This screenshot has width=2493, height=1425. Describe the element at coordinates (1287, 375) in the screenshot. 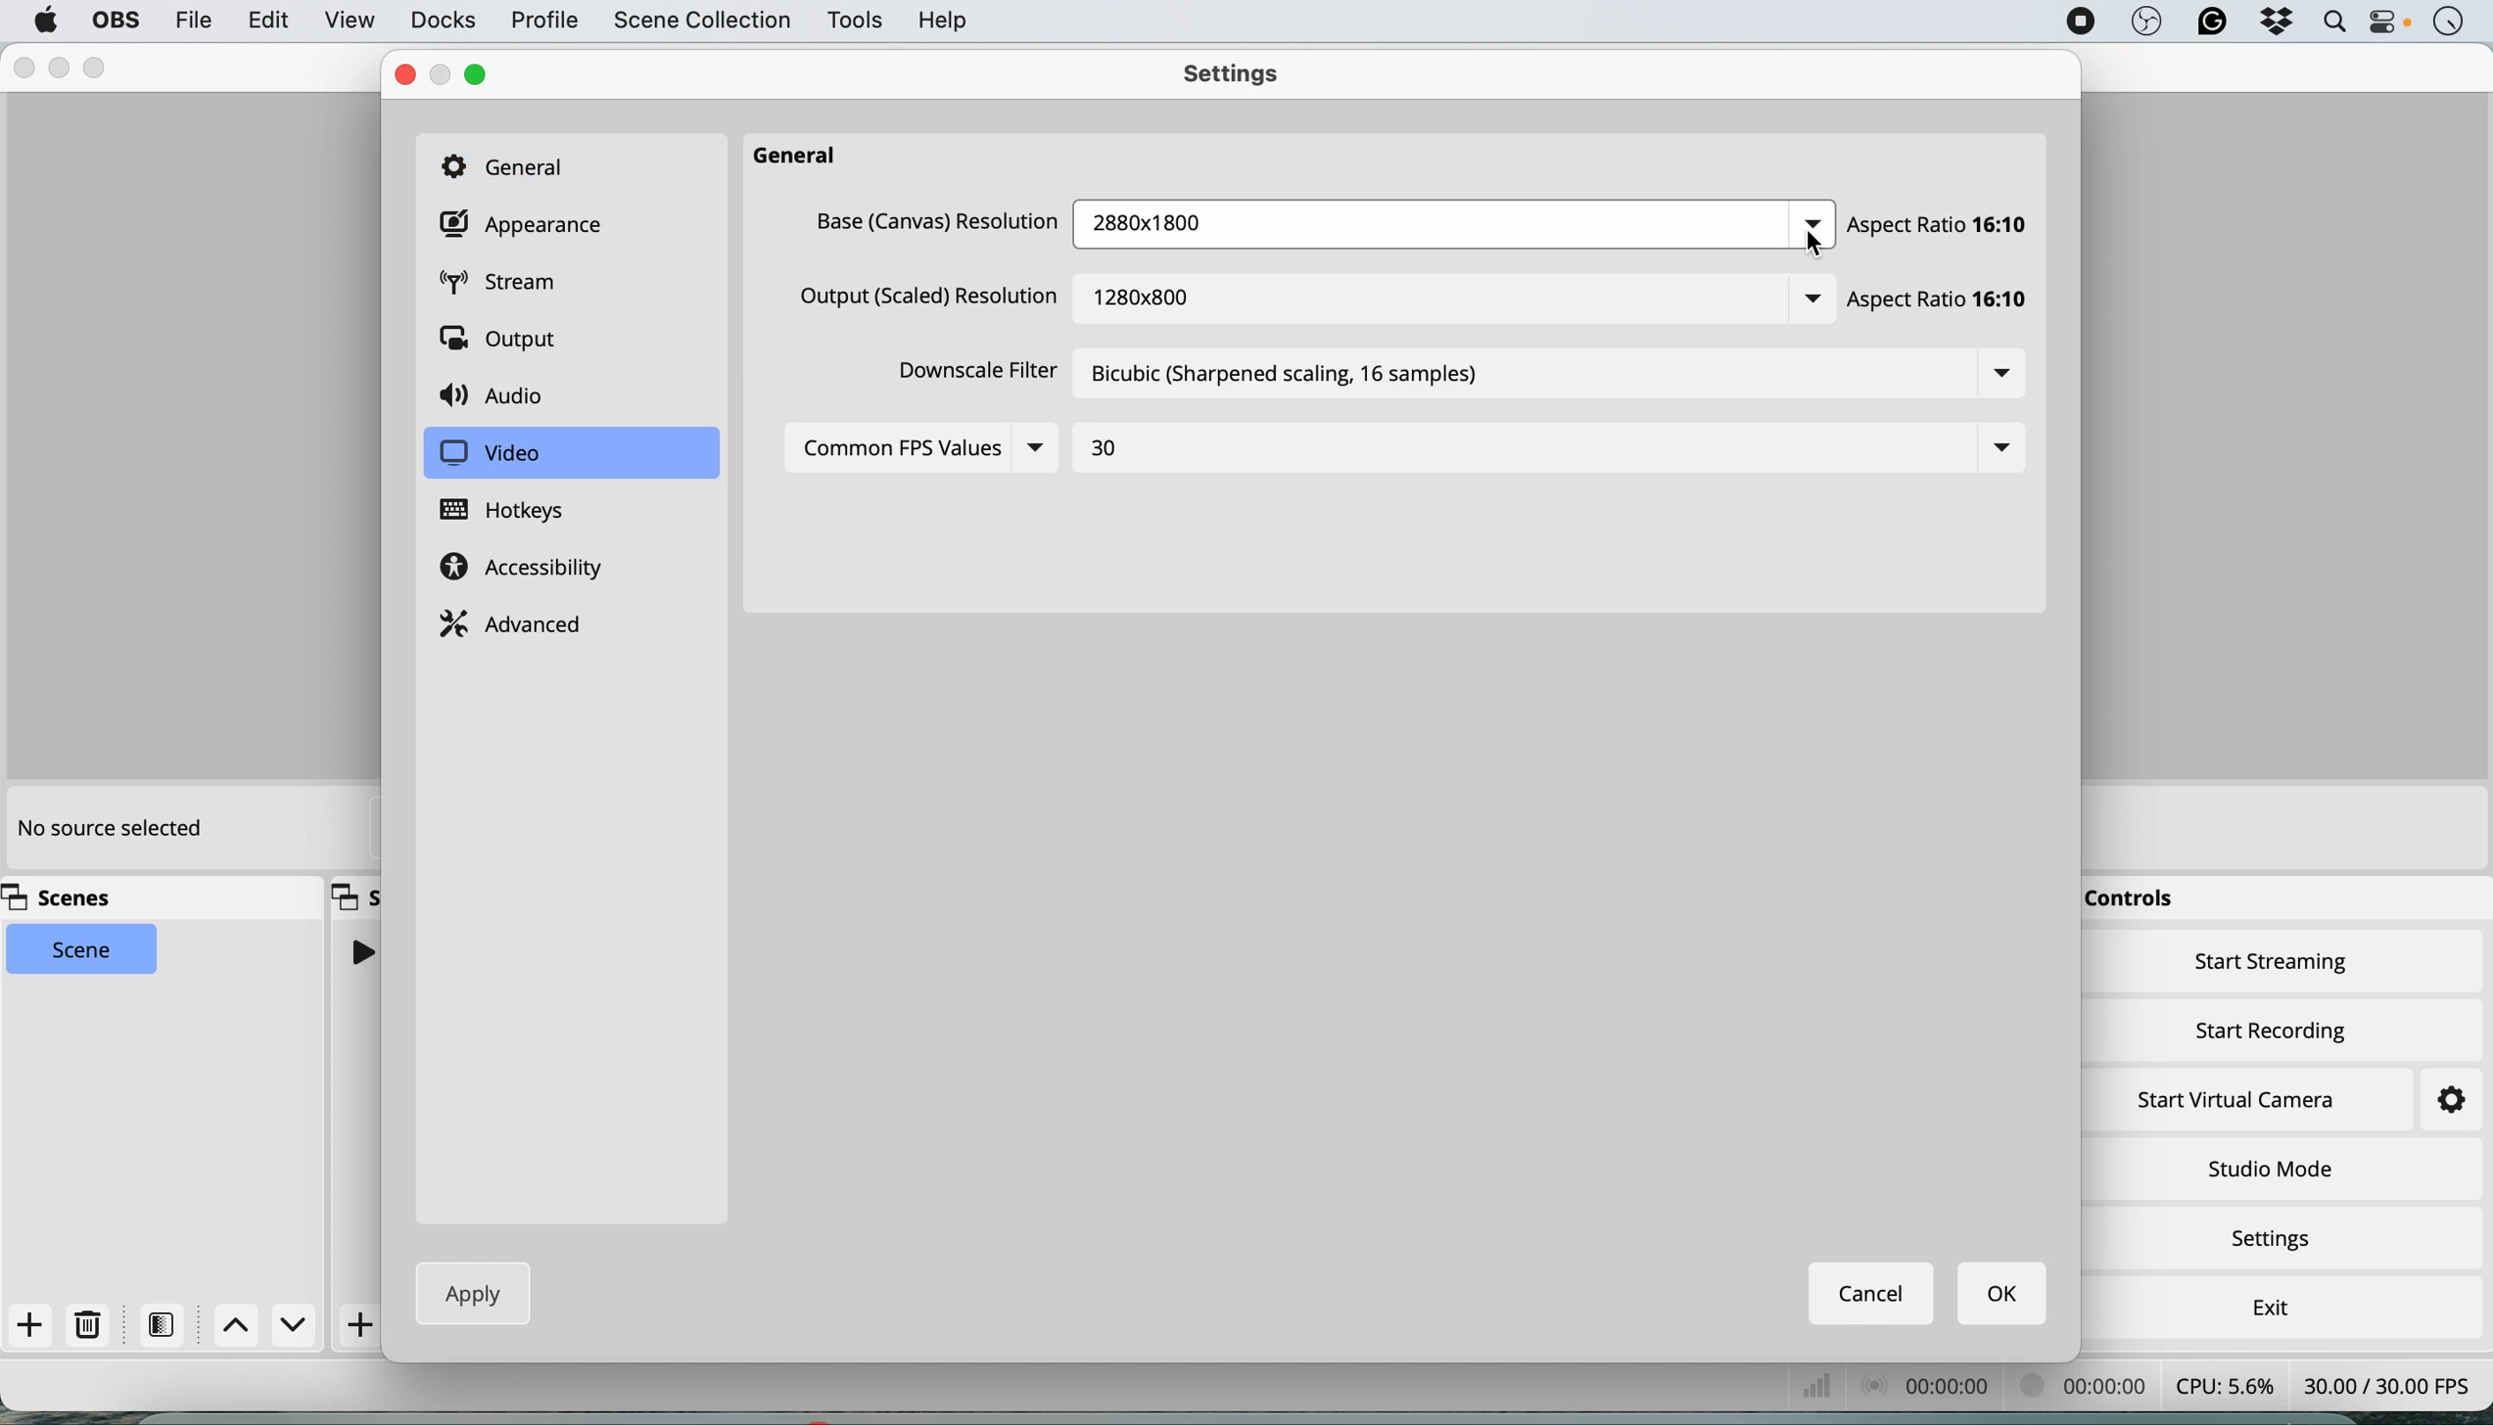

I see `Bicubic (sharpened scalling, 16 samples)` at that location.